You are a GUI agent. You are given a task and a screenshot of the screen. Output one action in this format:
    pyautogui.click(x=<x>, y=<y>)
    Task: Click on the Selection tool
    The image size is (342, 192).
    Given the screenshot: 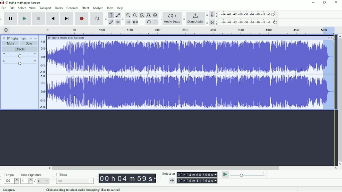 What is the action you would take?
    pyautogui.click(x=111, y=15)
    